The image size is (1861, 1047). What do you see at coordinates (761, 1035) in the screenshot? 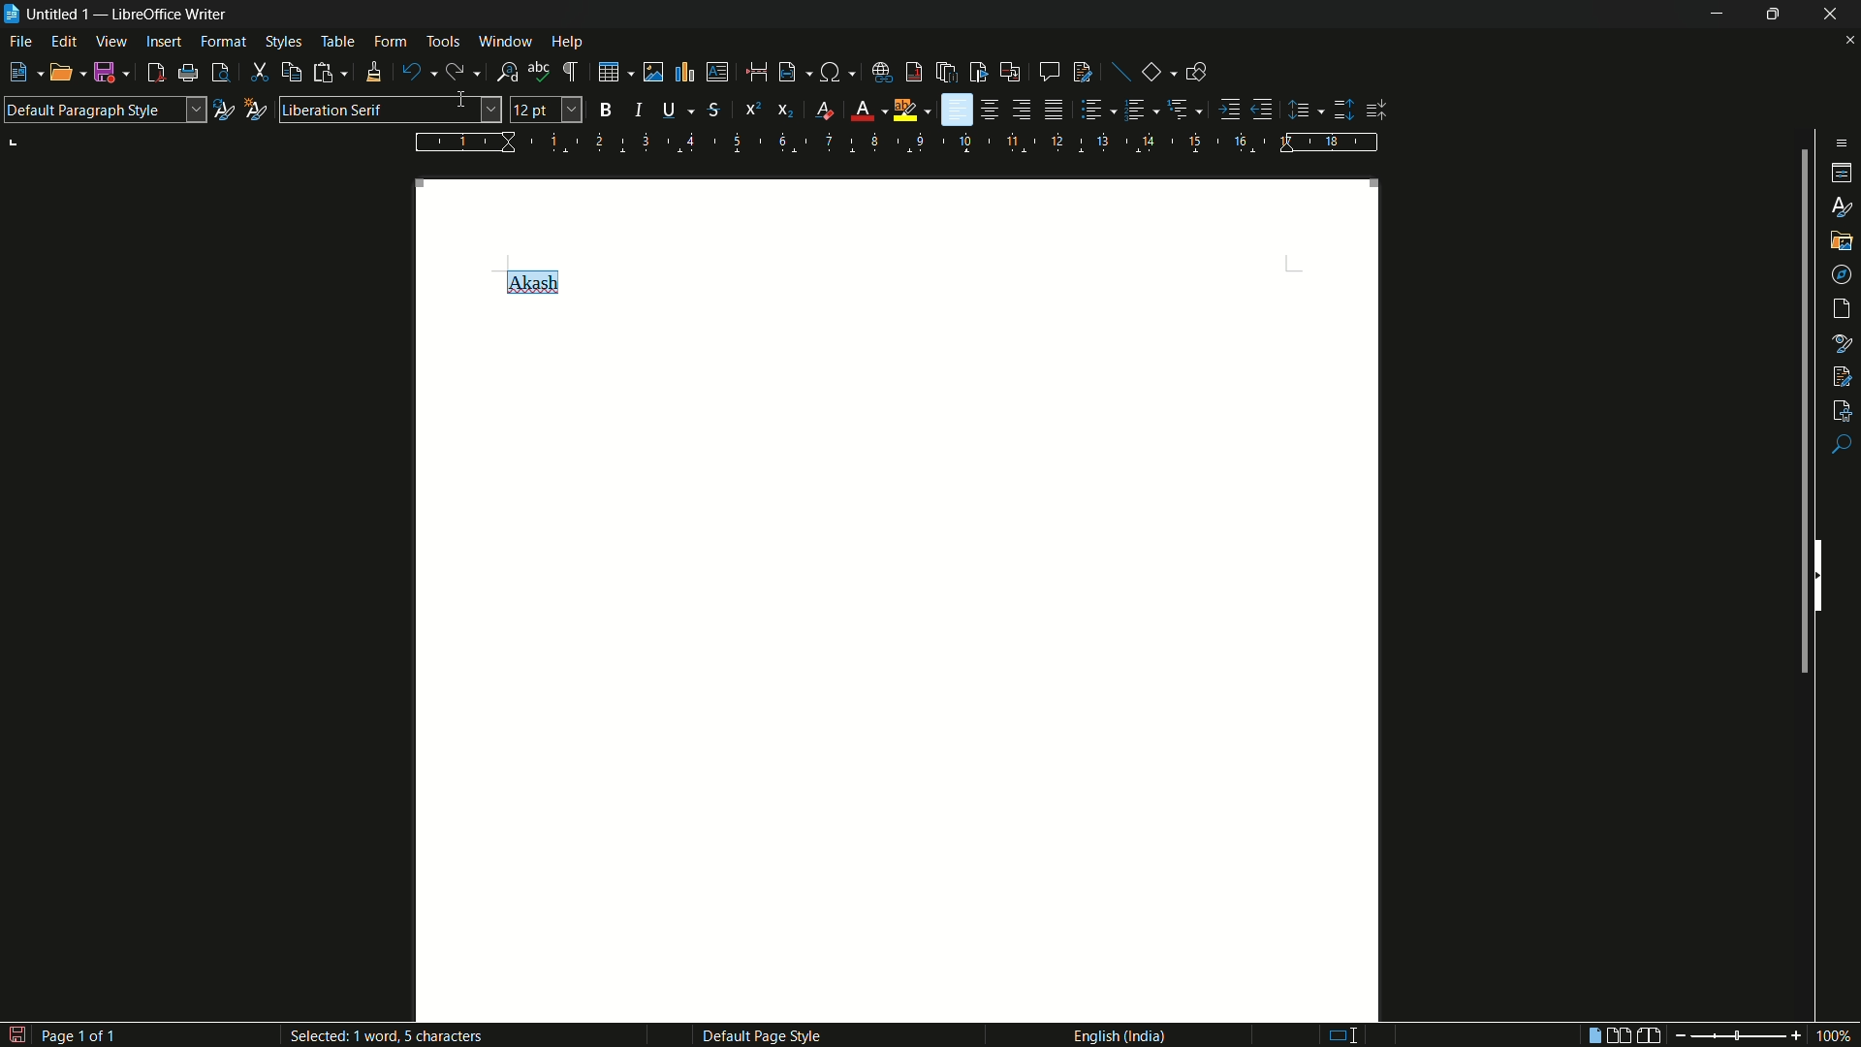
I see `page style` at bounding box center [761, 1035].